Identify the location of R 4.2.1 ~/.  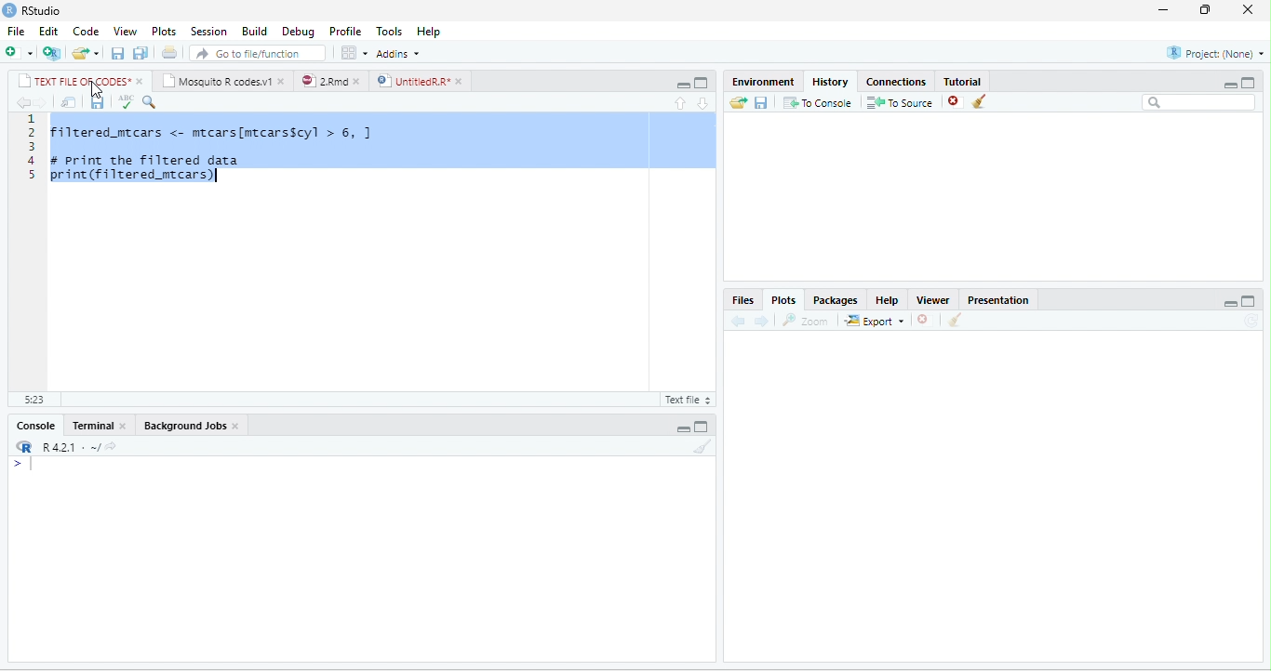
(68, 447).